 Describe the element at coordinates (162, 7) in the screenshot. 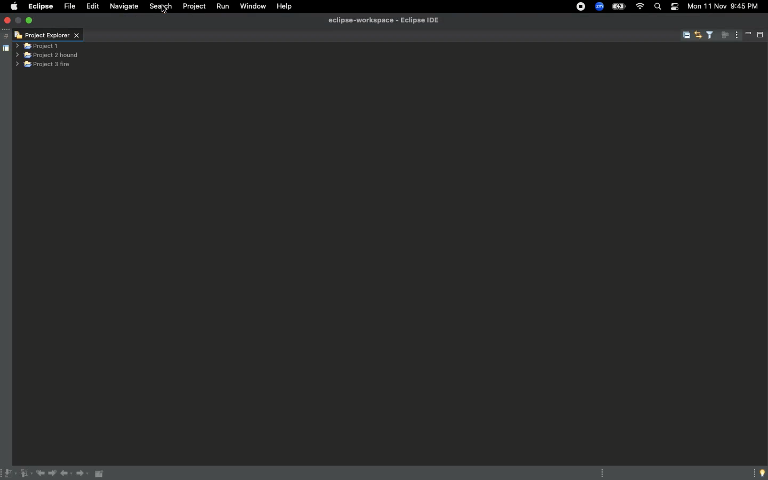

I see `Search` at that location.